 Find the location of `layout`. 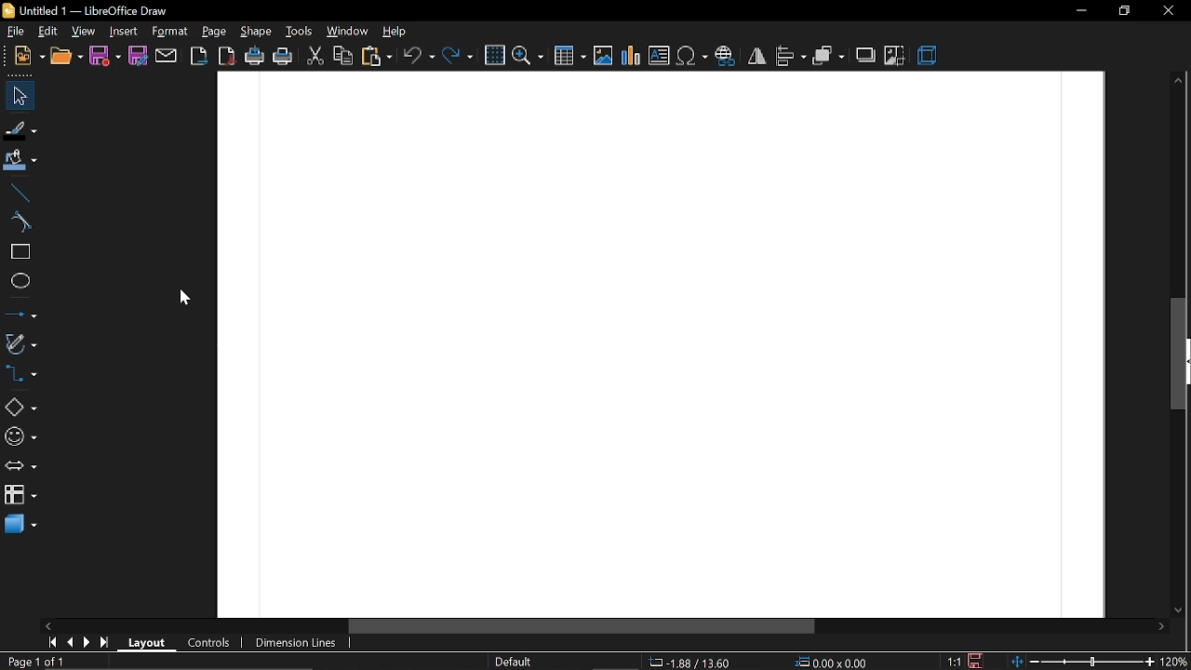

layout is located at coordinates (146, 644).